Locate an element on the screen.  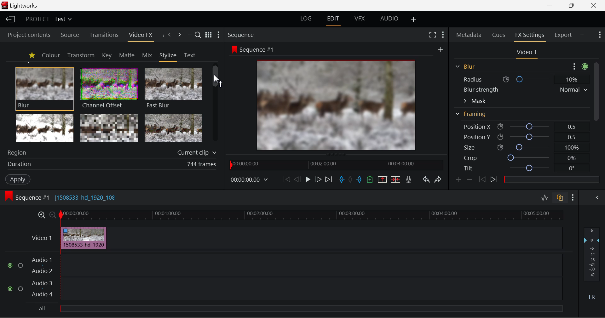
Posterize is located at coordinates (174, 128).